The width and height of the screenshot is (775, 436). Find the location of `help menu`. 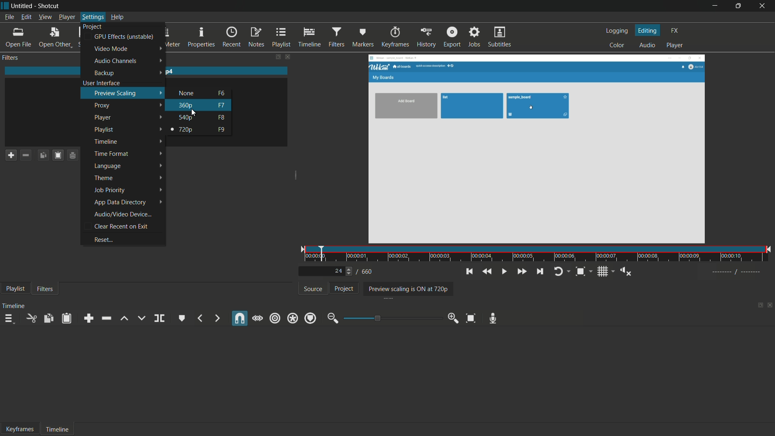

help menu is located at coordinates (116, 17).